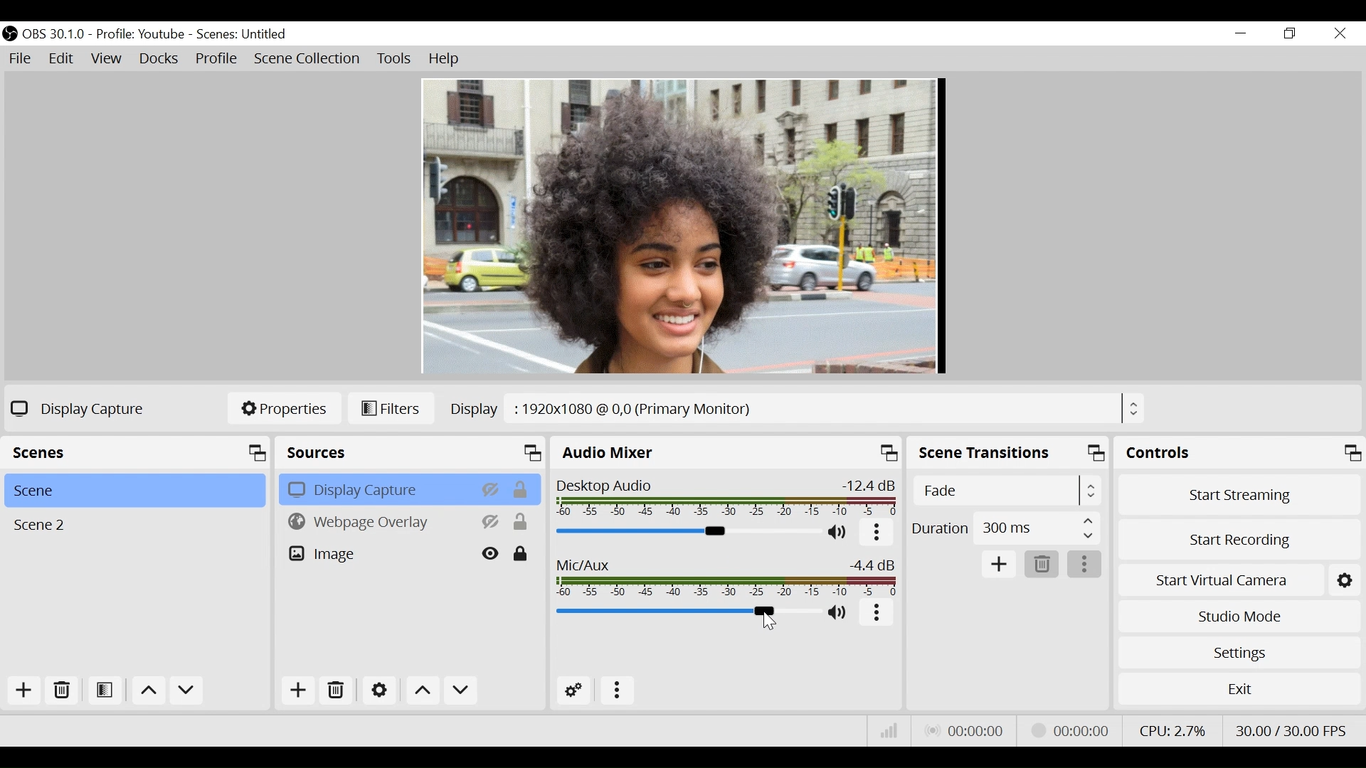  Describe the element at coordinates (390, 409) in the screenshot. I see `Filters` at that location.